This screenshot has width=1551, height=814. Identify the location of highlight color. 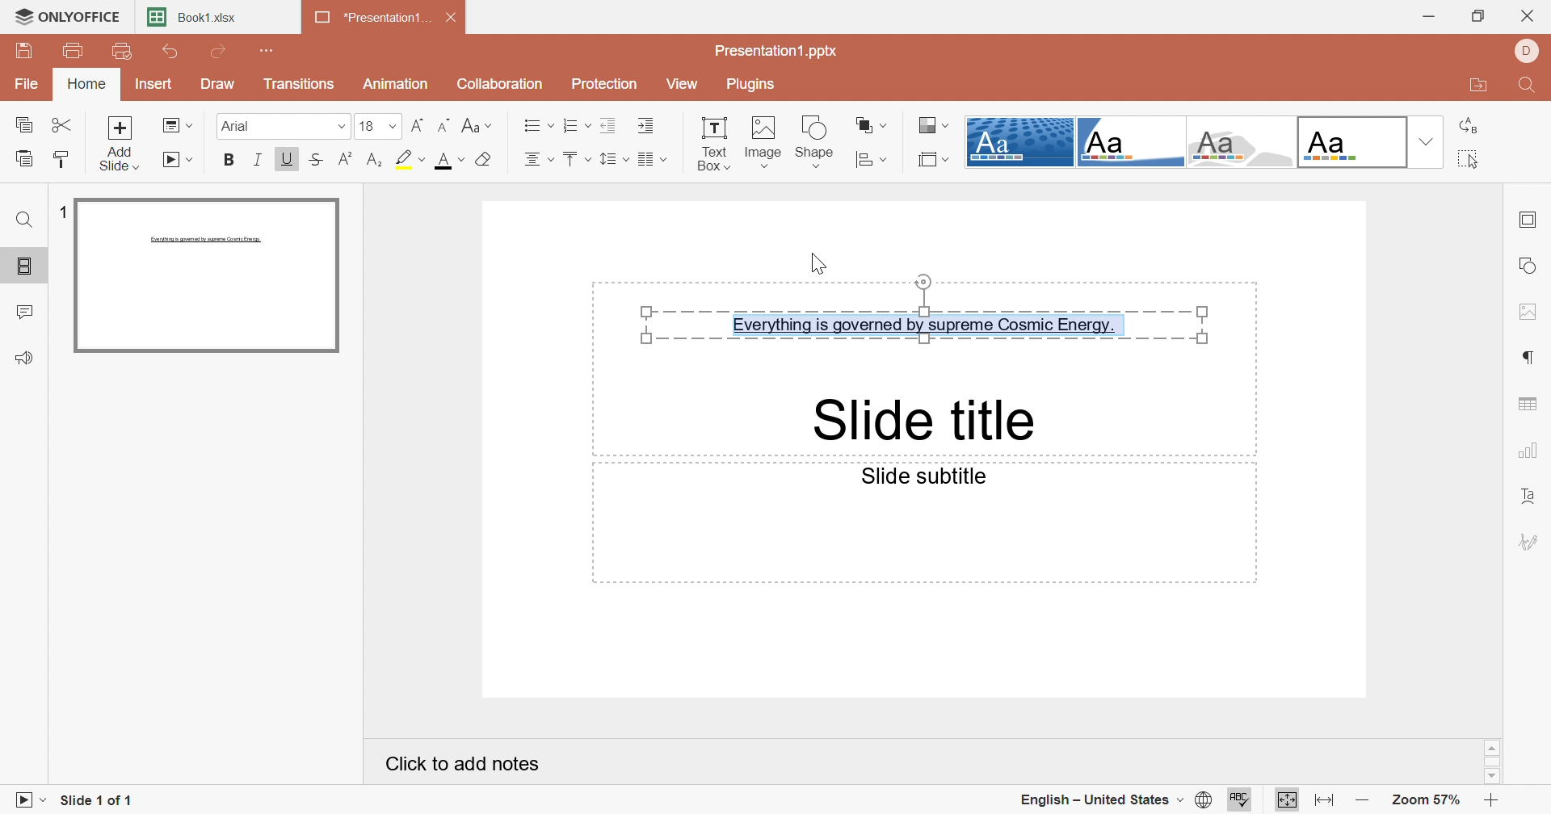
(413, 159).